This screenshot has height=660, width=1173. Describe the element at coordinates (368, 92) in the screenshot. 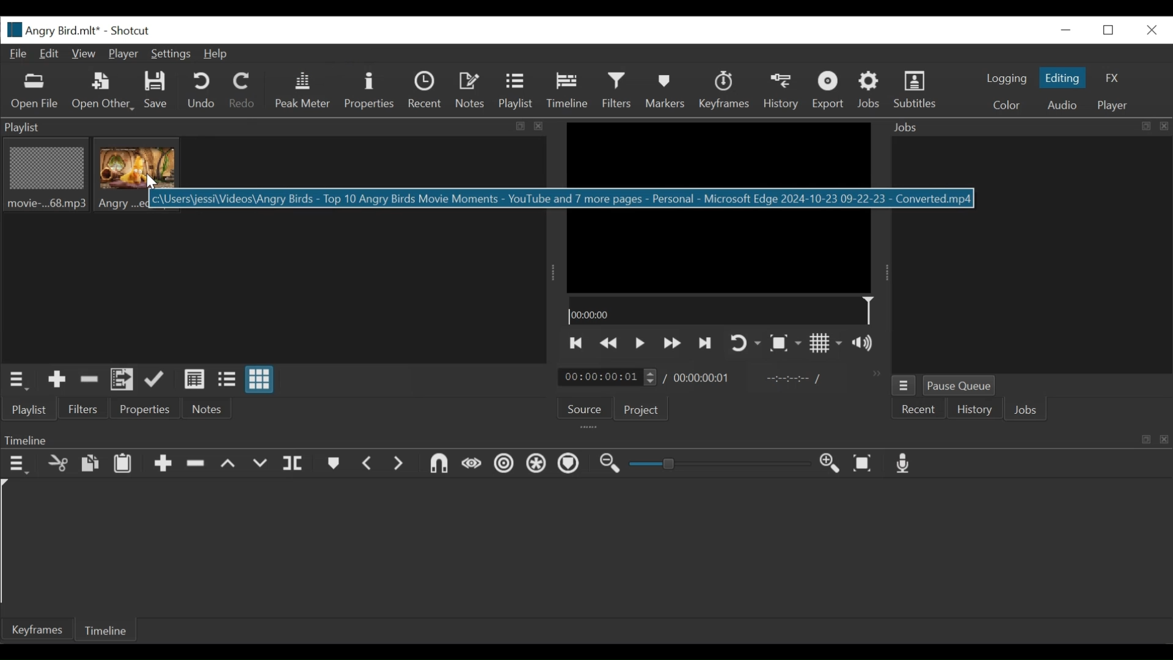

I see `Properties` at that location.